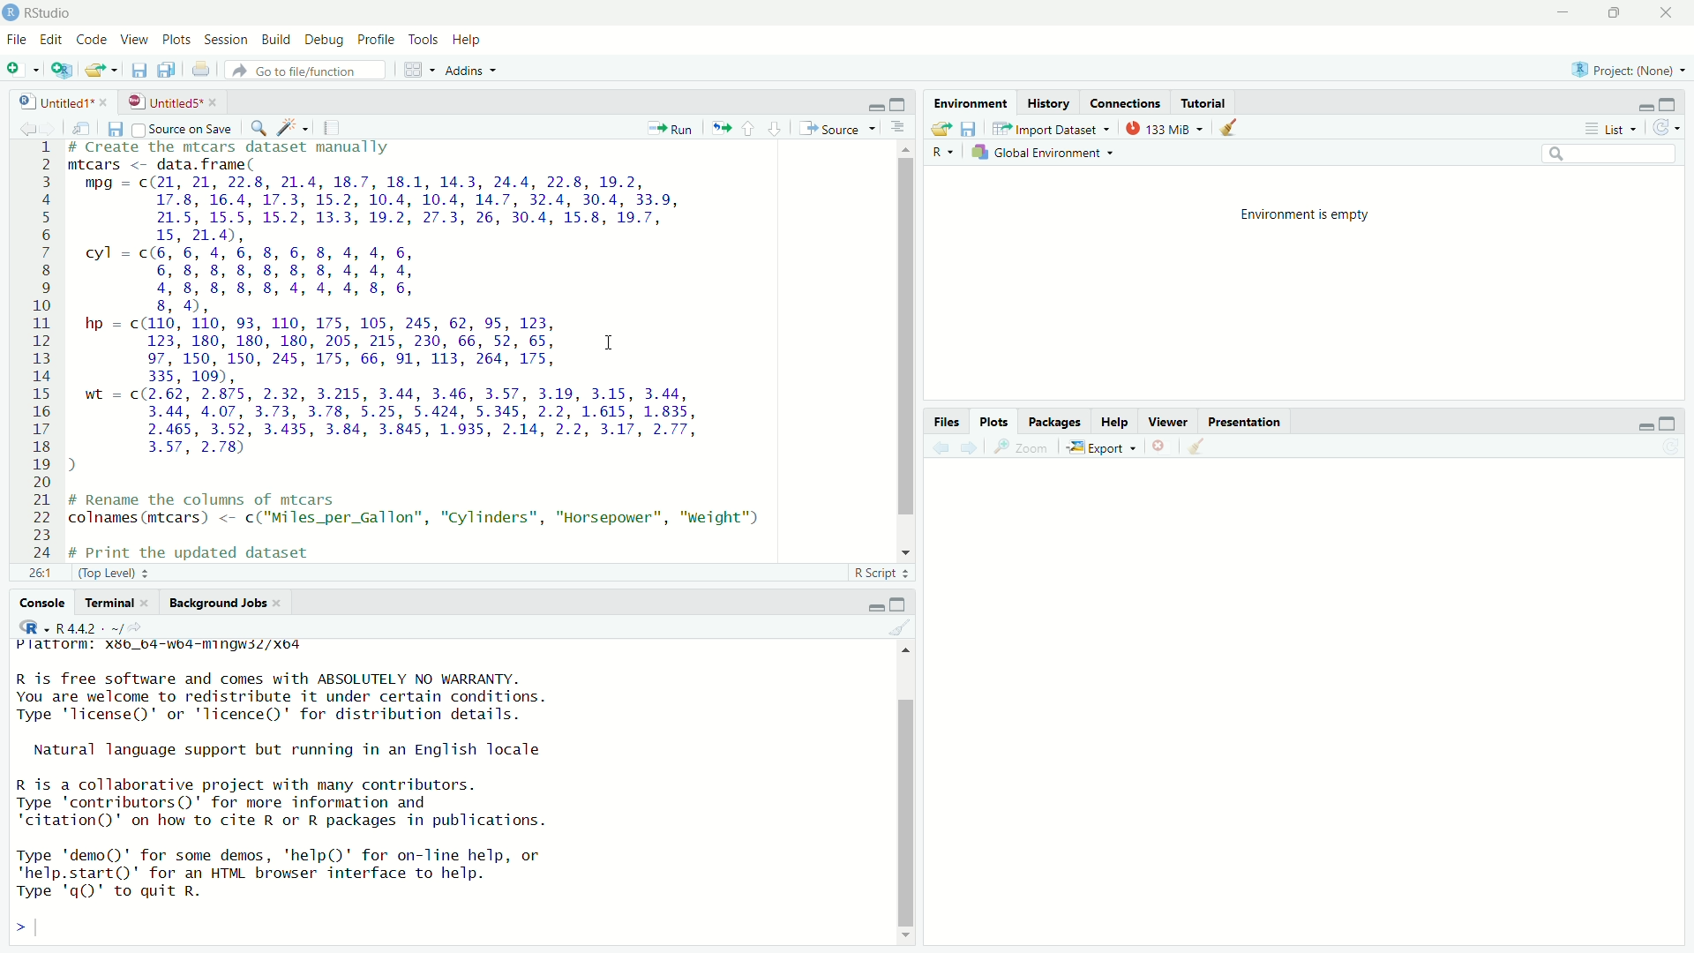 The image size is (1694, 953). I want to click on export, so click(936, 127).